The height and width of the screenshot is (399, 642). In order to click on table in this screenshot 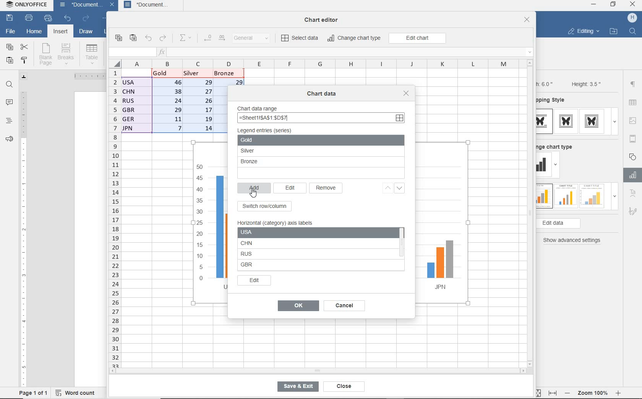, I will do `click(92, 54)`.